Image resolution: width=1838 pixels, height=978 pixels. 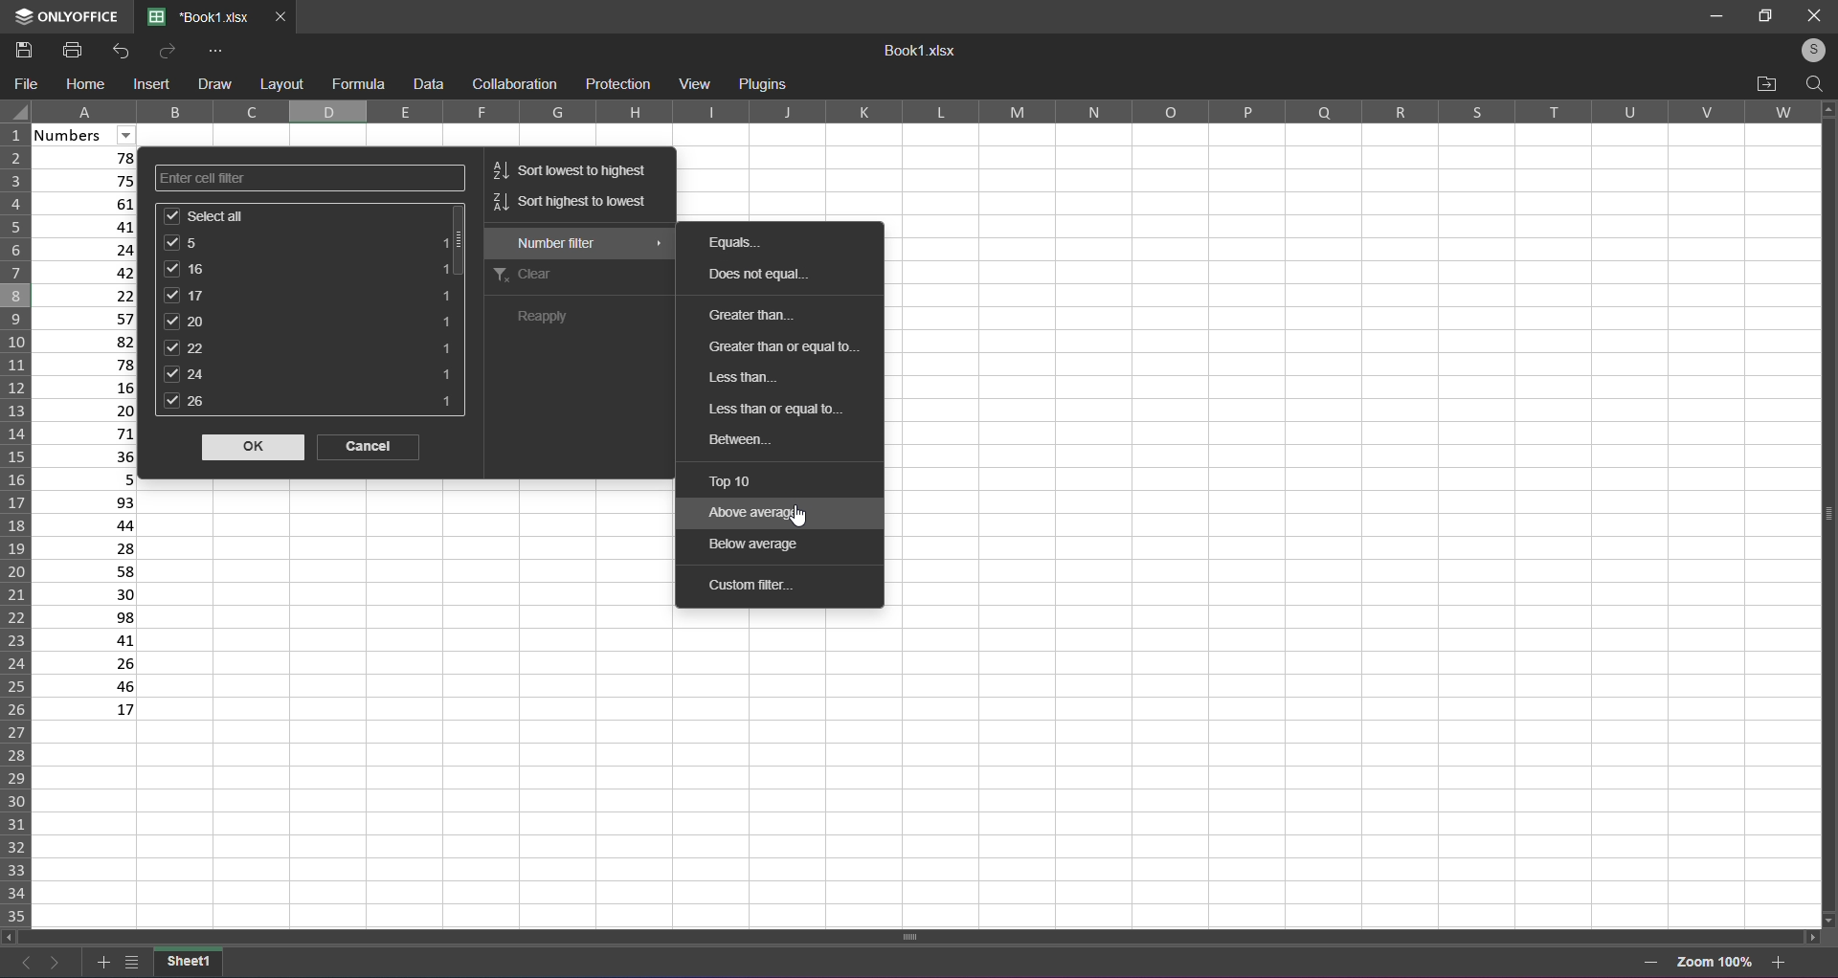 I want to click on cancel, so click(x=371, y=449).